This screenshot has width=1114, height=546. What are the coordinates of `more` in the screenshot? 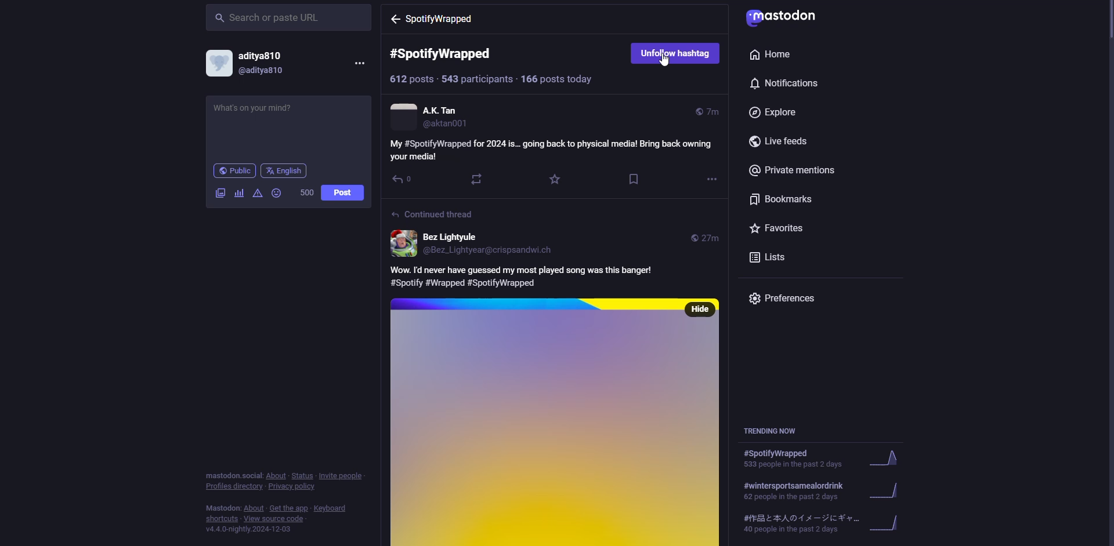 It's located at (359, 63).